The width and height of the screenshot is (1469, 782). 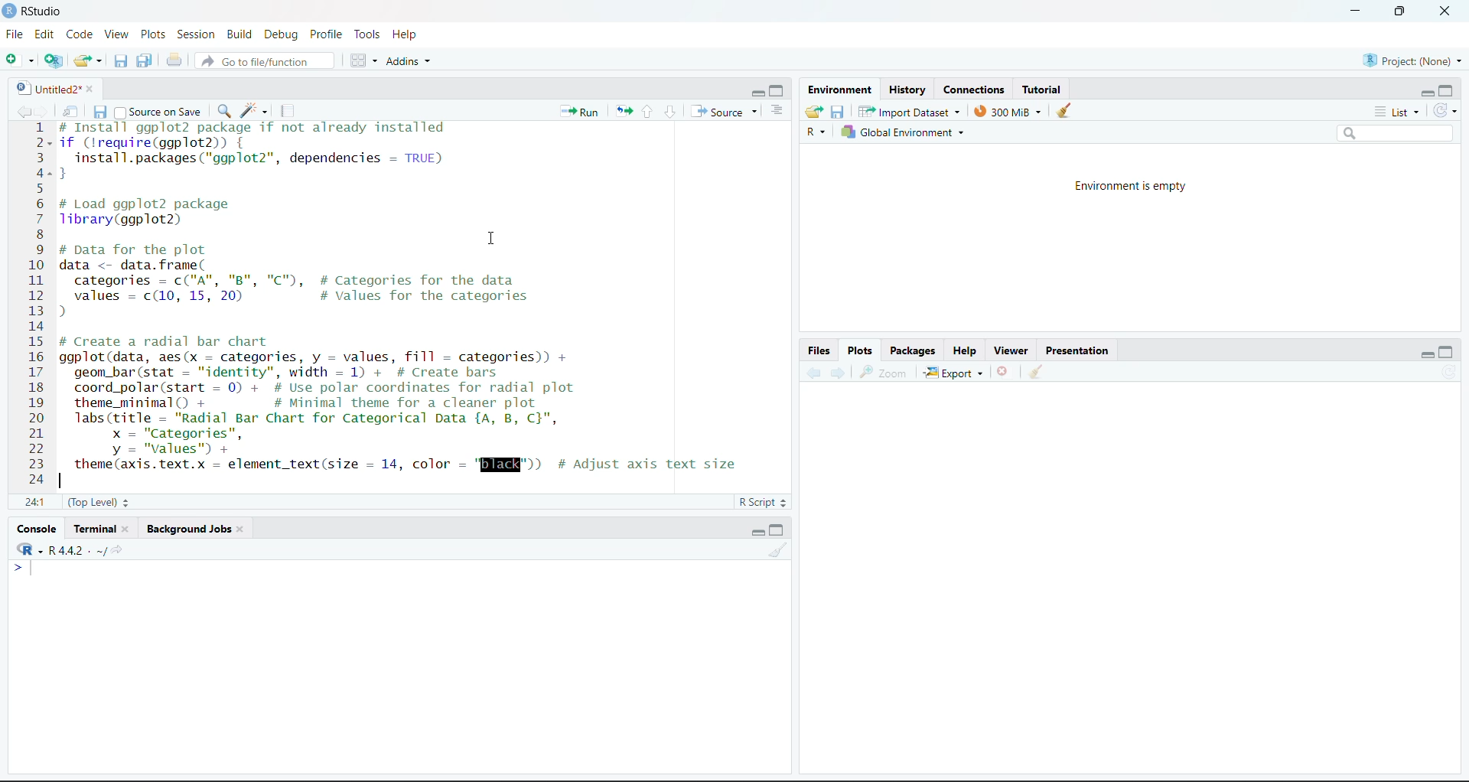 What do you see at coordinates (44, 36) in the screenshot?
I see `Edit` at bounding box center [44, 36].